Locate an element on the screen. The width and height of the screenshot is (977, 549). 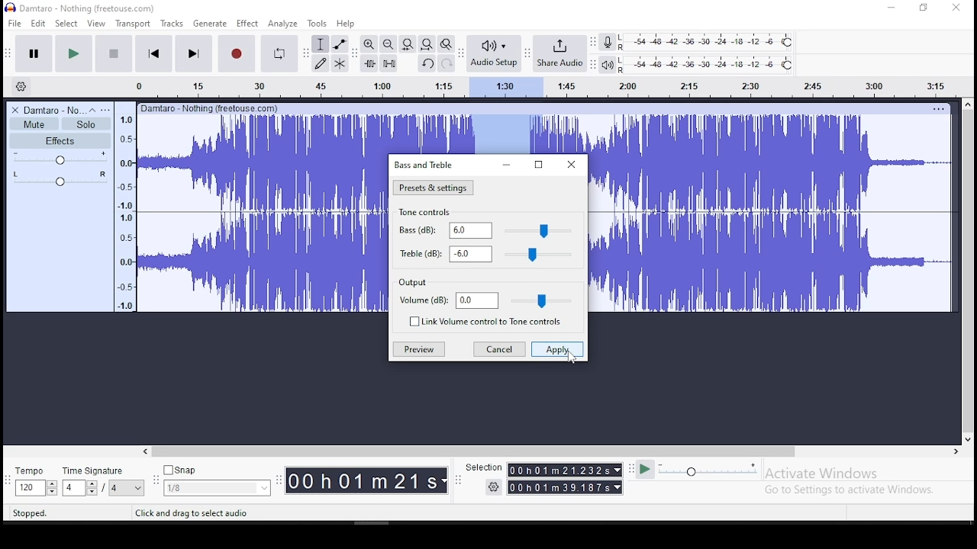
mute is located at coordinates (34, 124).